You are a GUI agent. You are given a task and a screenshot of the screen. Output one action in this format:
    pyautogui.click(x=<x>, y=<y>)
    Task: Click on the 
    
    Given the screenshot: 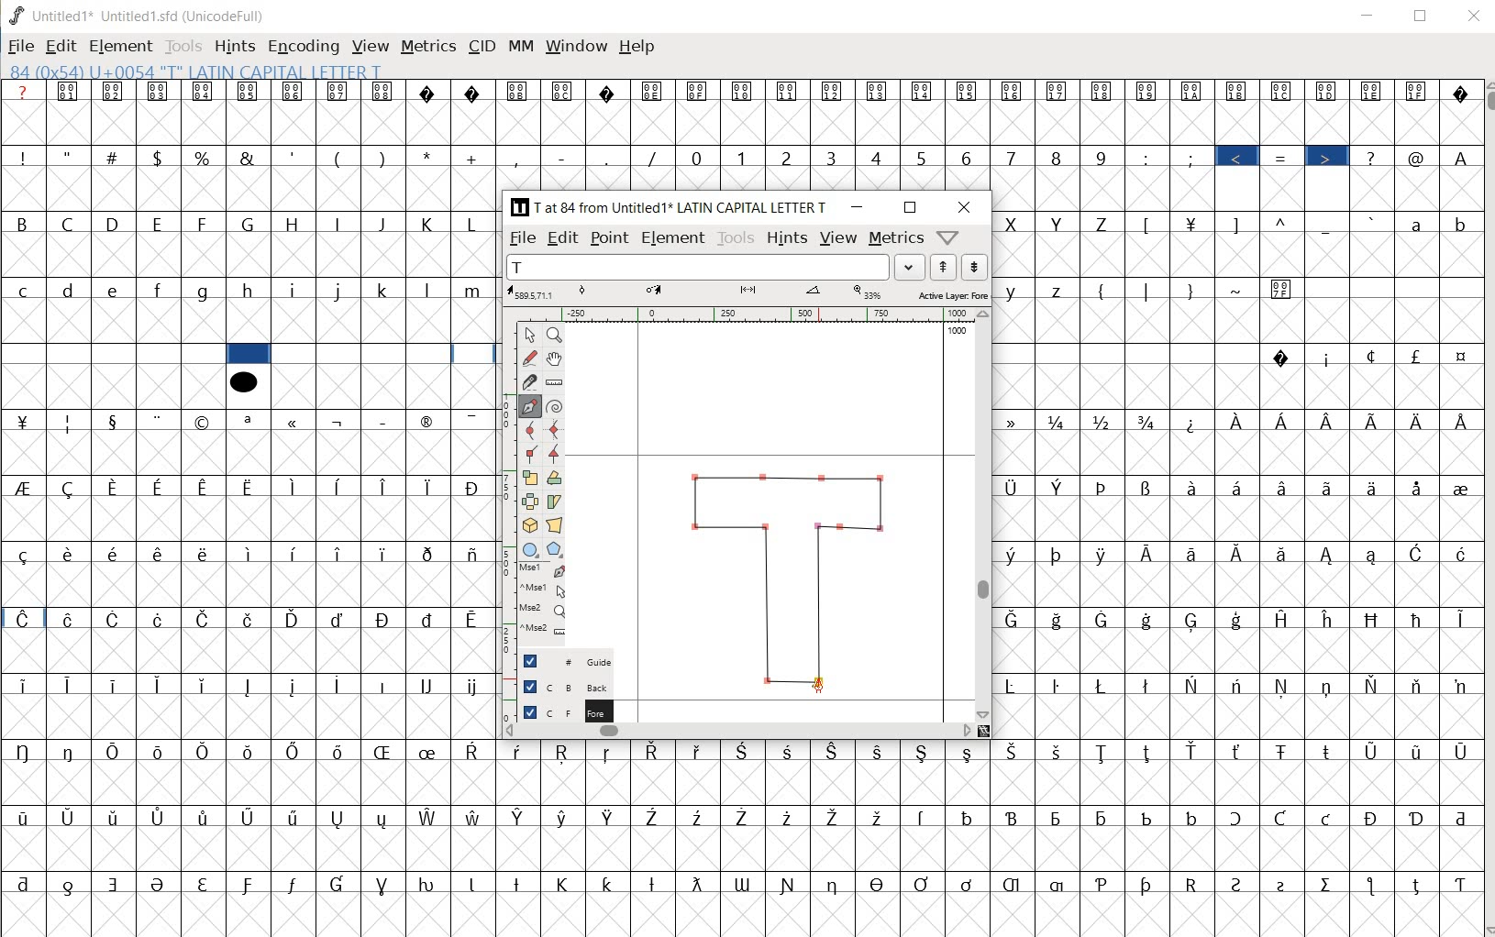 What is the action you would take?
    pyautogui.click(x=384, y=817)
    